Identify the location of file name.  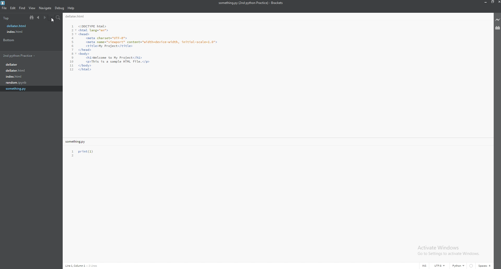
(76, 16).